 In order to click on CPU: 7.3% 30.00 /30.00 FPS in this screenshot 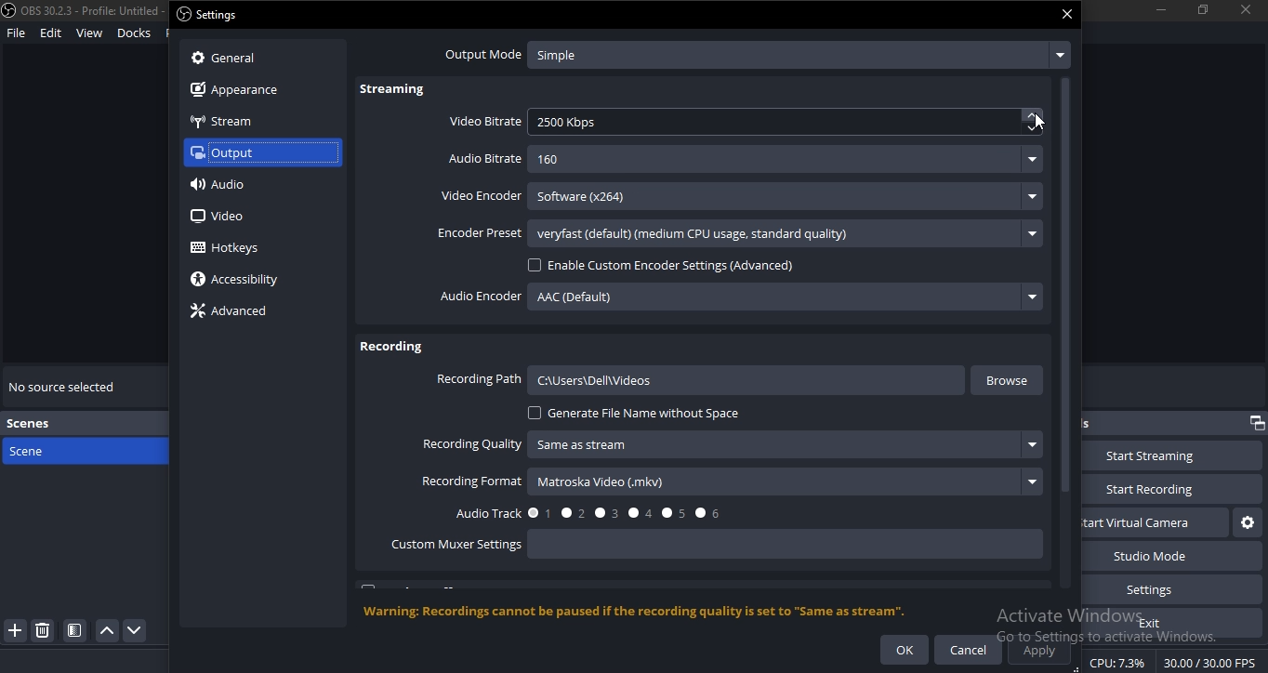, I will do `click(1175, 663)`.